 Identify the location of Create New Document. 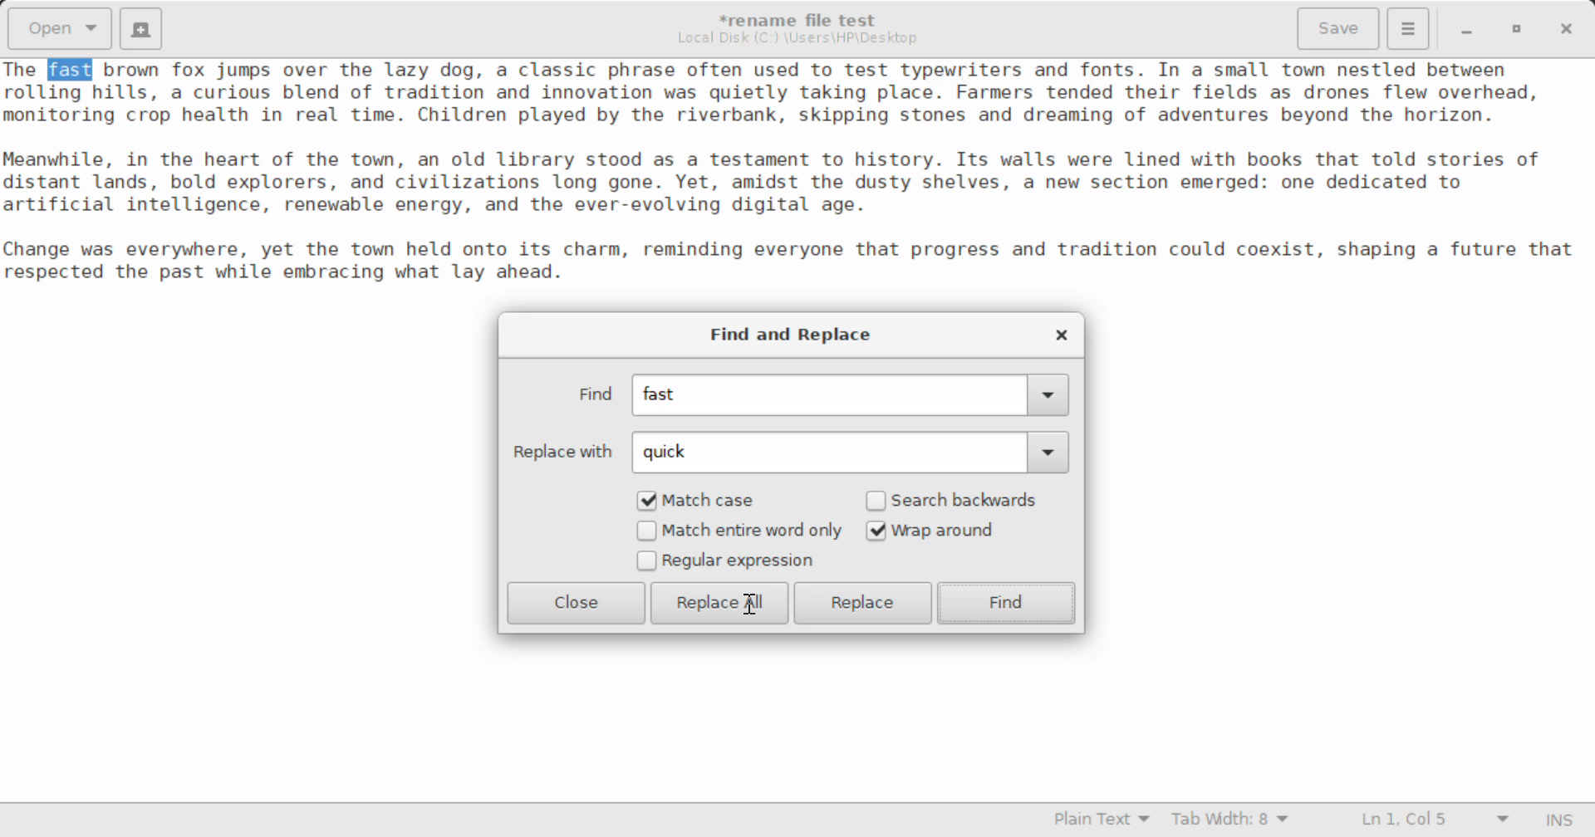
(144, 28).